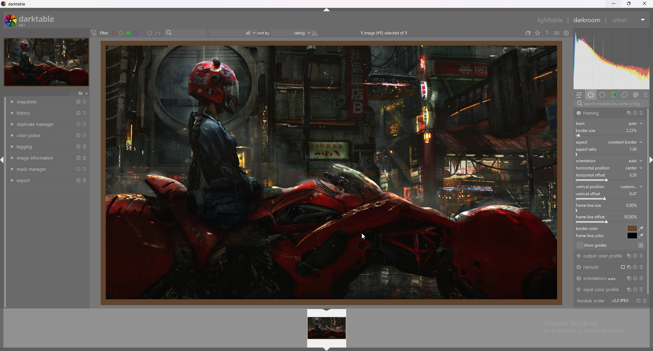  I want to click on duplicate manager, so click(40, 124).